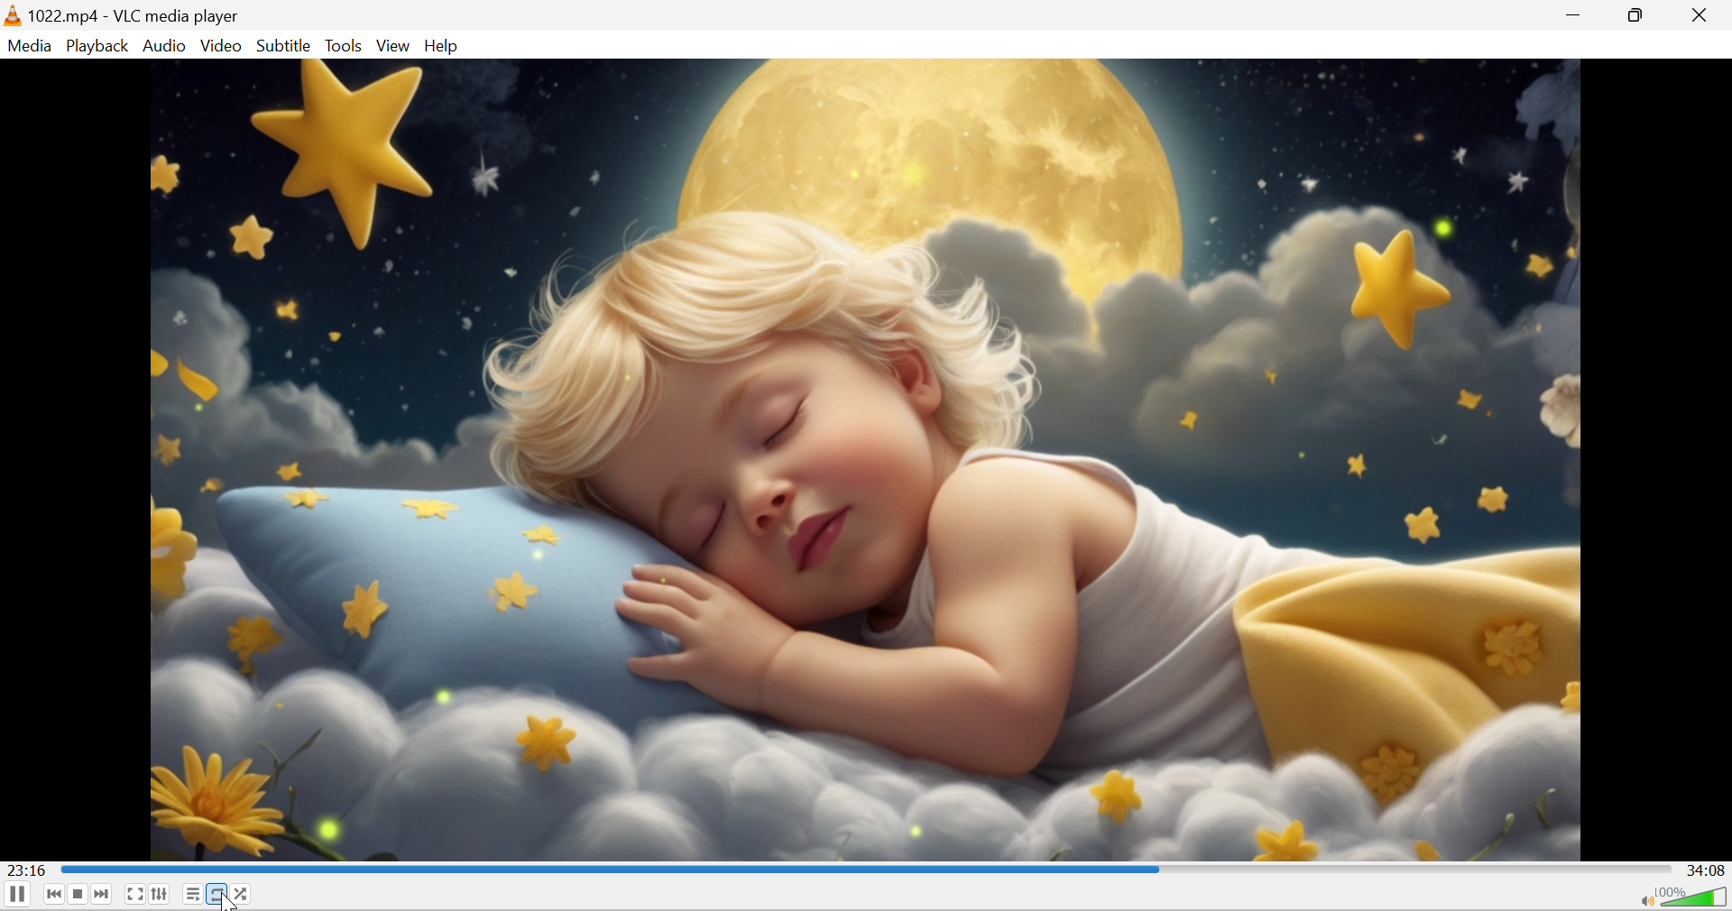 The height and width of the screenshot is (911, 1732). Describe the element at coordinates (161, 894) in the screenshot. I see `Show extended settings` at that location.